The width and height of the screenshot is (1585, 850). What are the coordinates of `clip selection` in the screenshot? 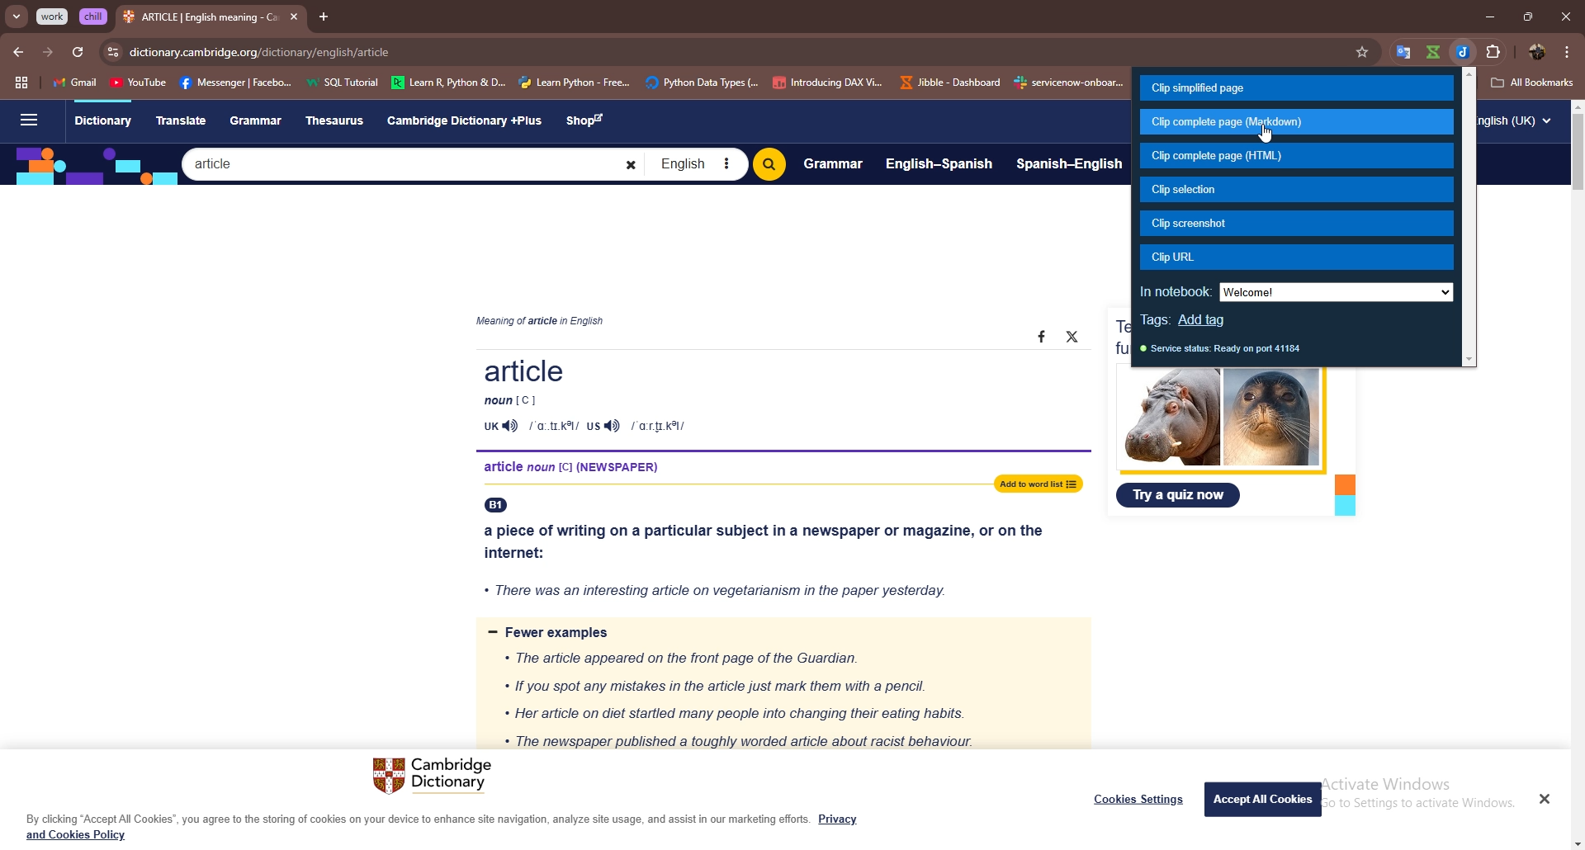 It's located at (1297, 190).